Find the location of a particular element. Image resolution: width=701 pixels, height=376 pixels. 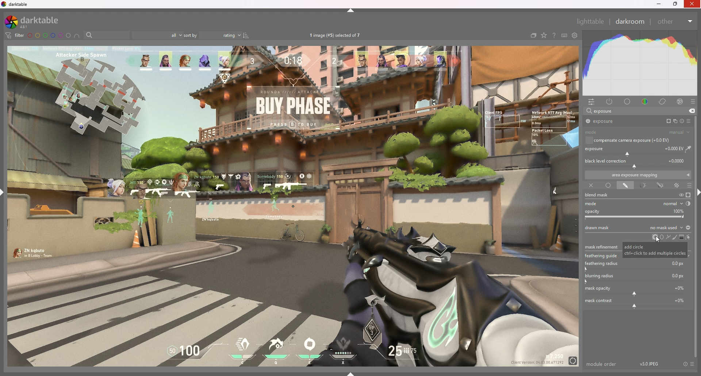

image is located at coordinates (294, 206).